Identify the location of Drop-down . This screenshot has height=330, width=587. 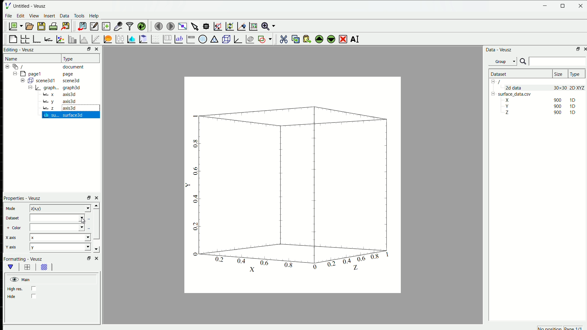
(88, 237).